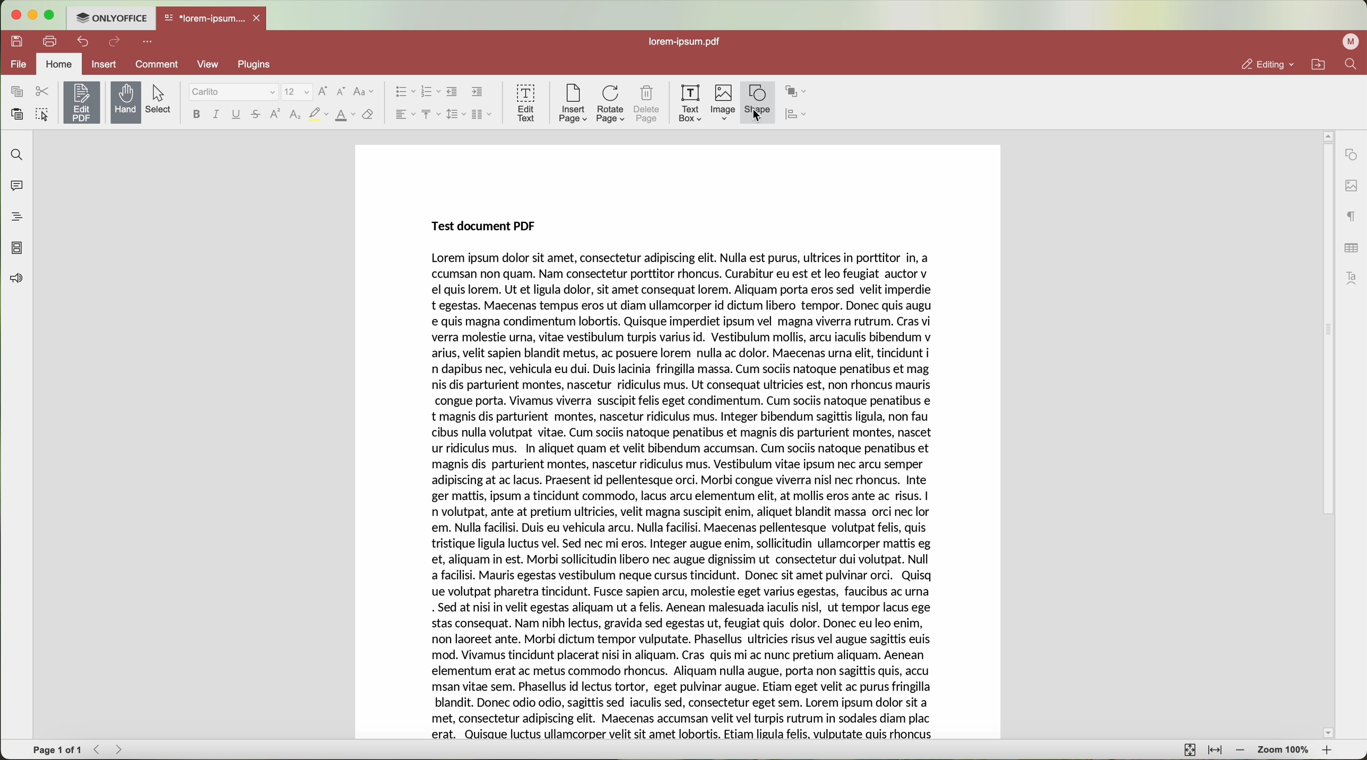 This screenshot has width=1367, height=760. I want to click on Text Art settings, so click(1353, 277).